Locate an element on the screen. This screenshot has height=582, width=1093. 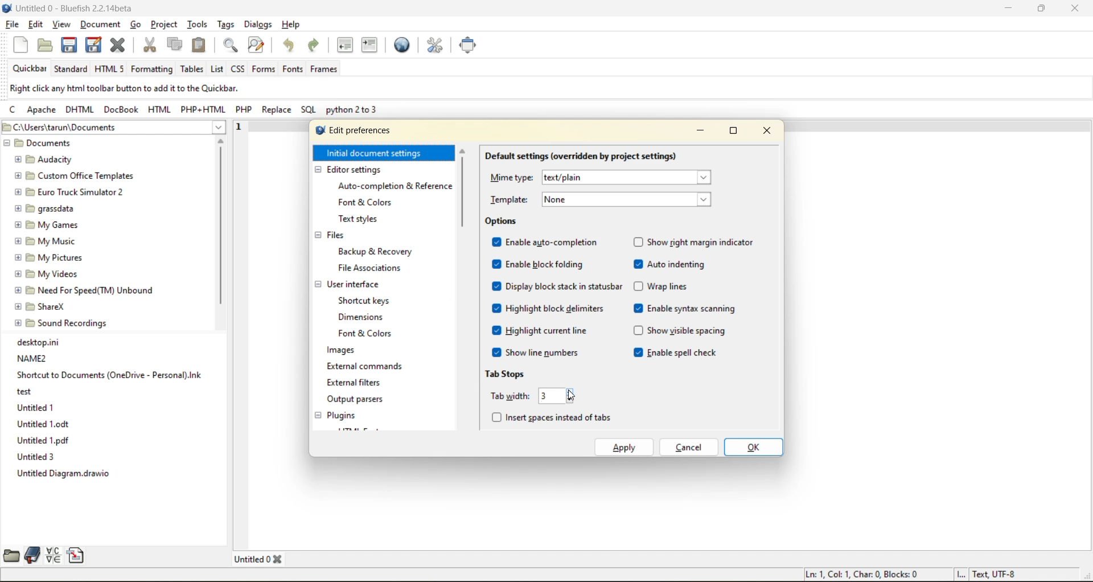
template is located at coordinates (603, 199).